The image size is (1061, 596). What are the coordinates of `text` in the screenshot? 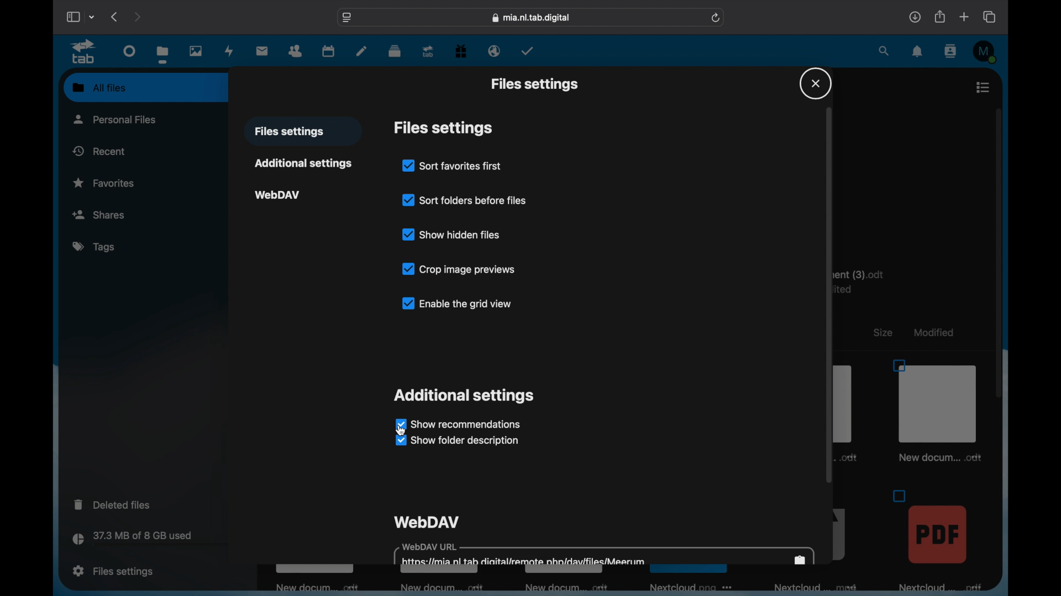 It's located at (868, 280).